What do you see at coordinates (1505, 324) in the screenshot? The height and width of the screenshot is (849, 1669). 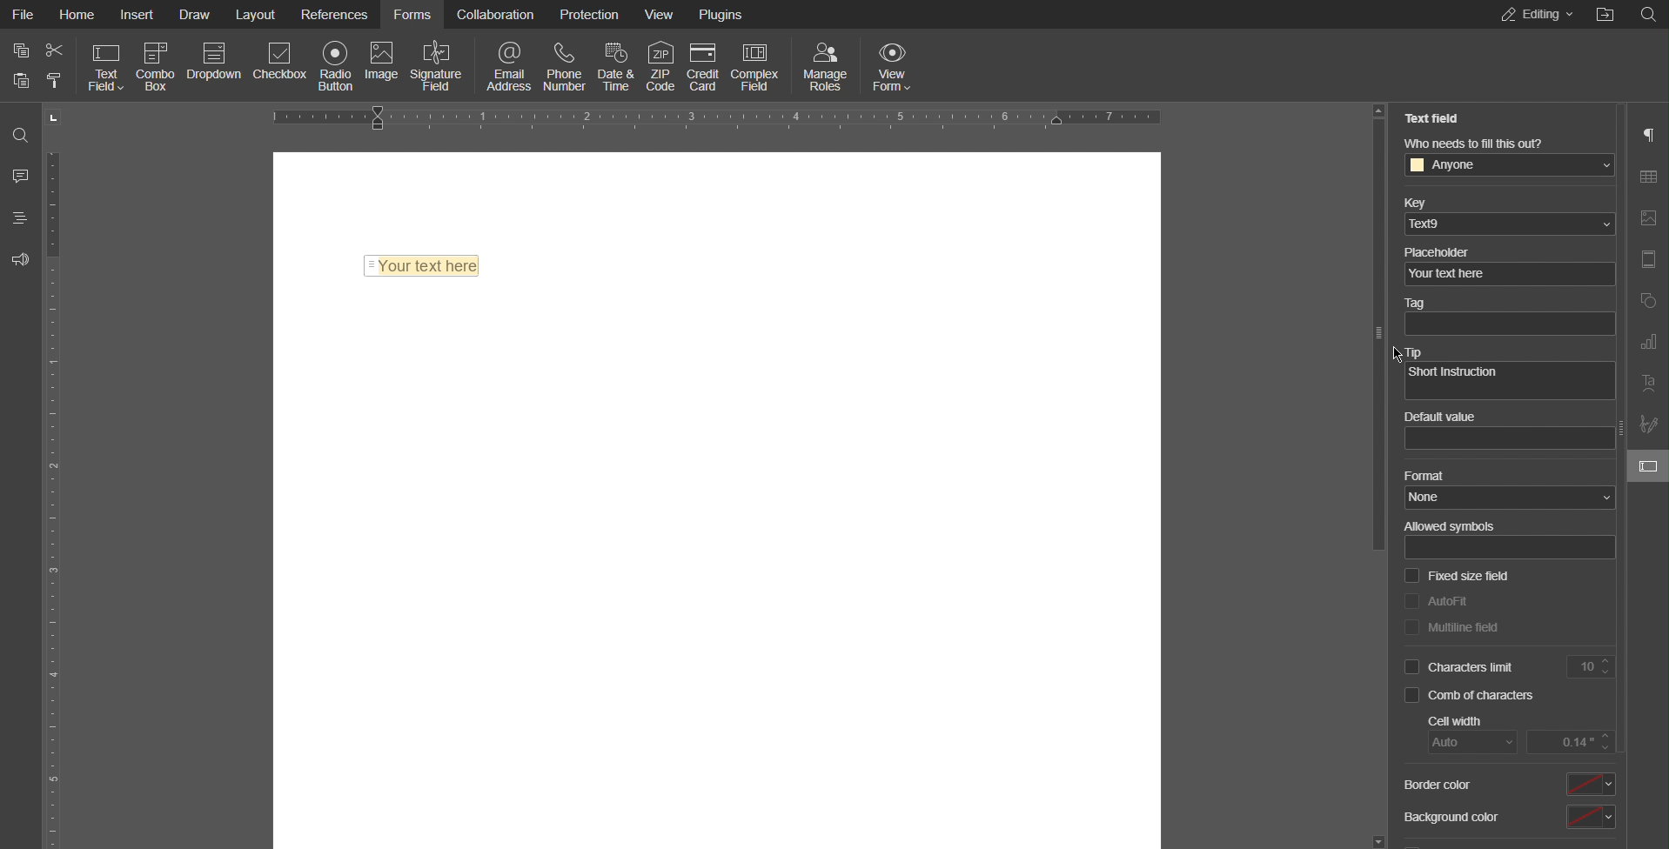 I see `textbox` at bounding box center [1505, 324].